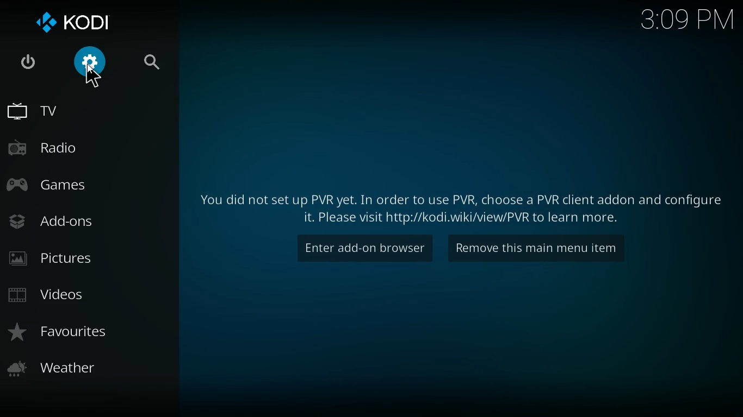 The width and height of the screenshot is (743, 417). What do you see at coordinates (69, 220) in the screenshot?
I see `add-ons` at bounding box center [69, 220].